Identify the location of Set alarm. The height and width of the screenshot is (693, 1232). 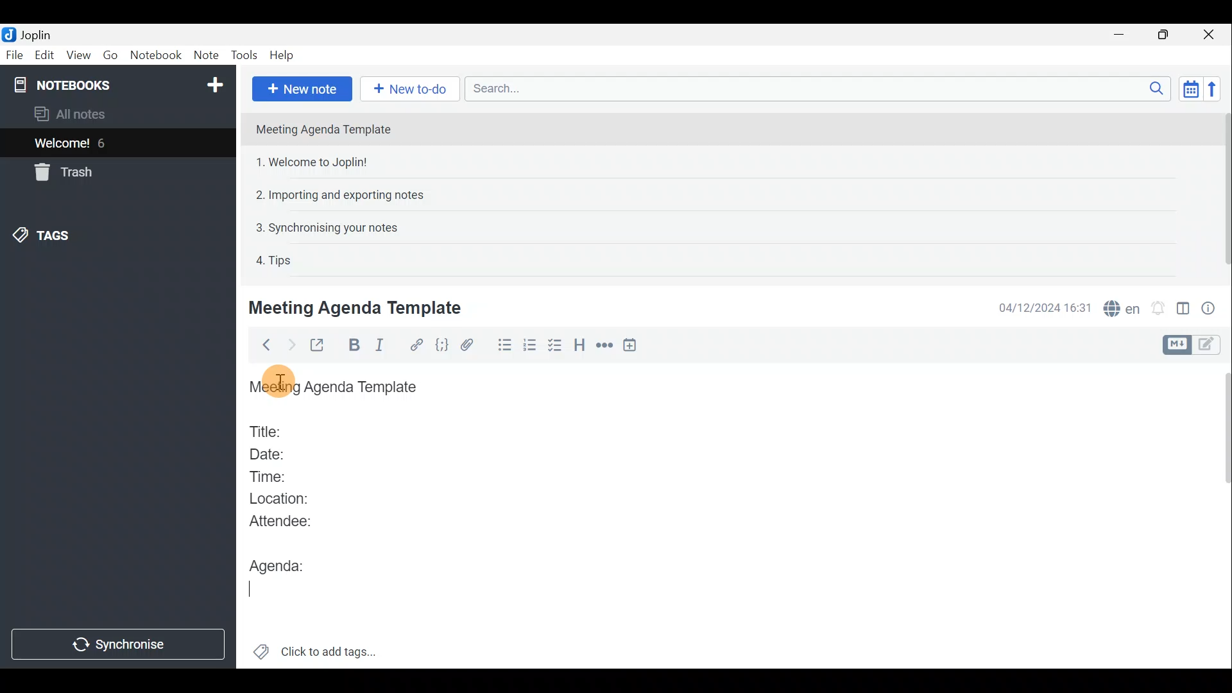
(1159, 308).